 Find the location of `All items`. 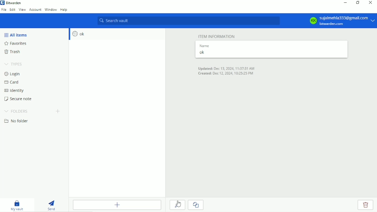

All items is located at coordinates (16, 35).